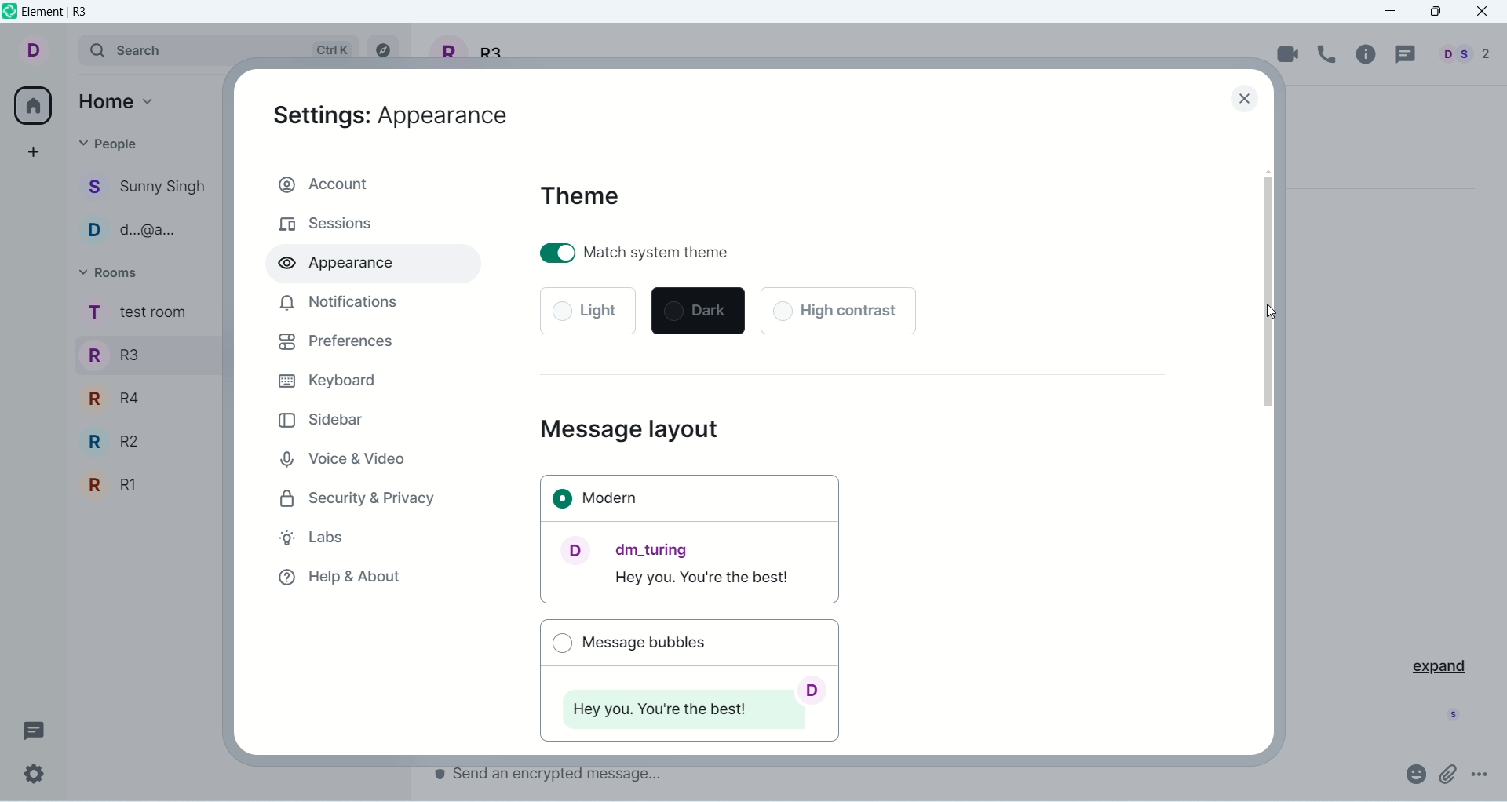 This screenshot has width=1507, height=802. What do you see at coordinates (392, 115) in the screenshot?
I see `appearance` at bounding box center [392, 115].